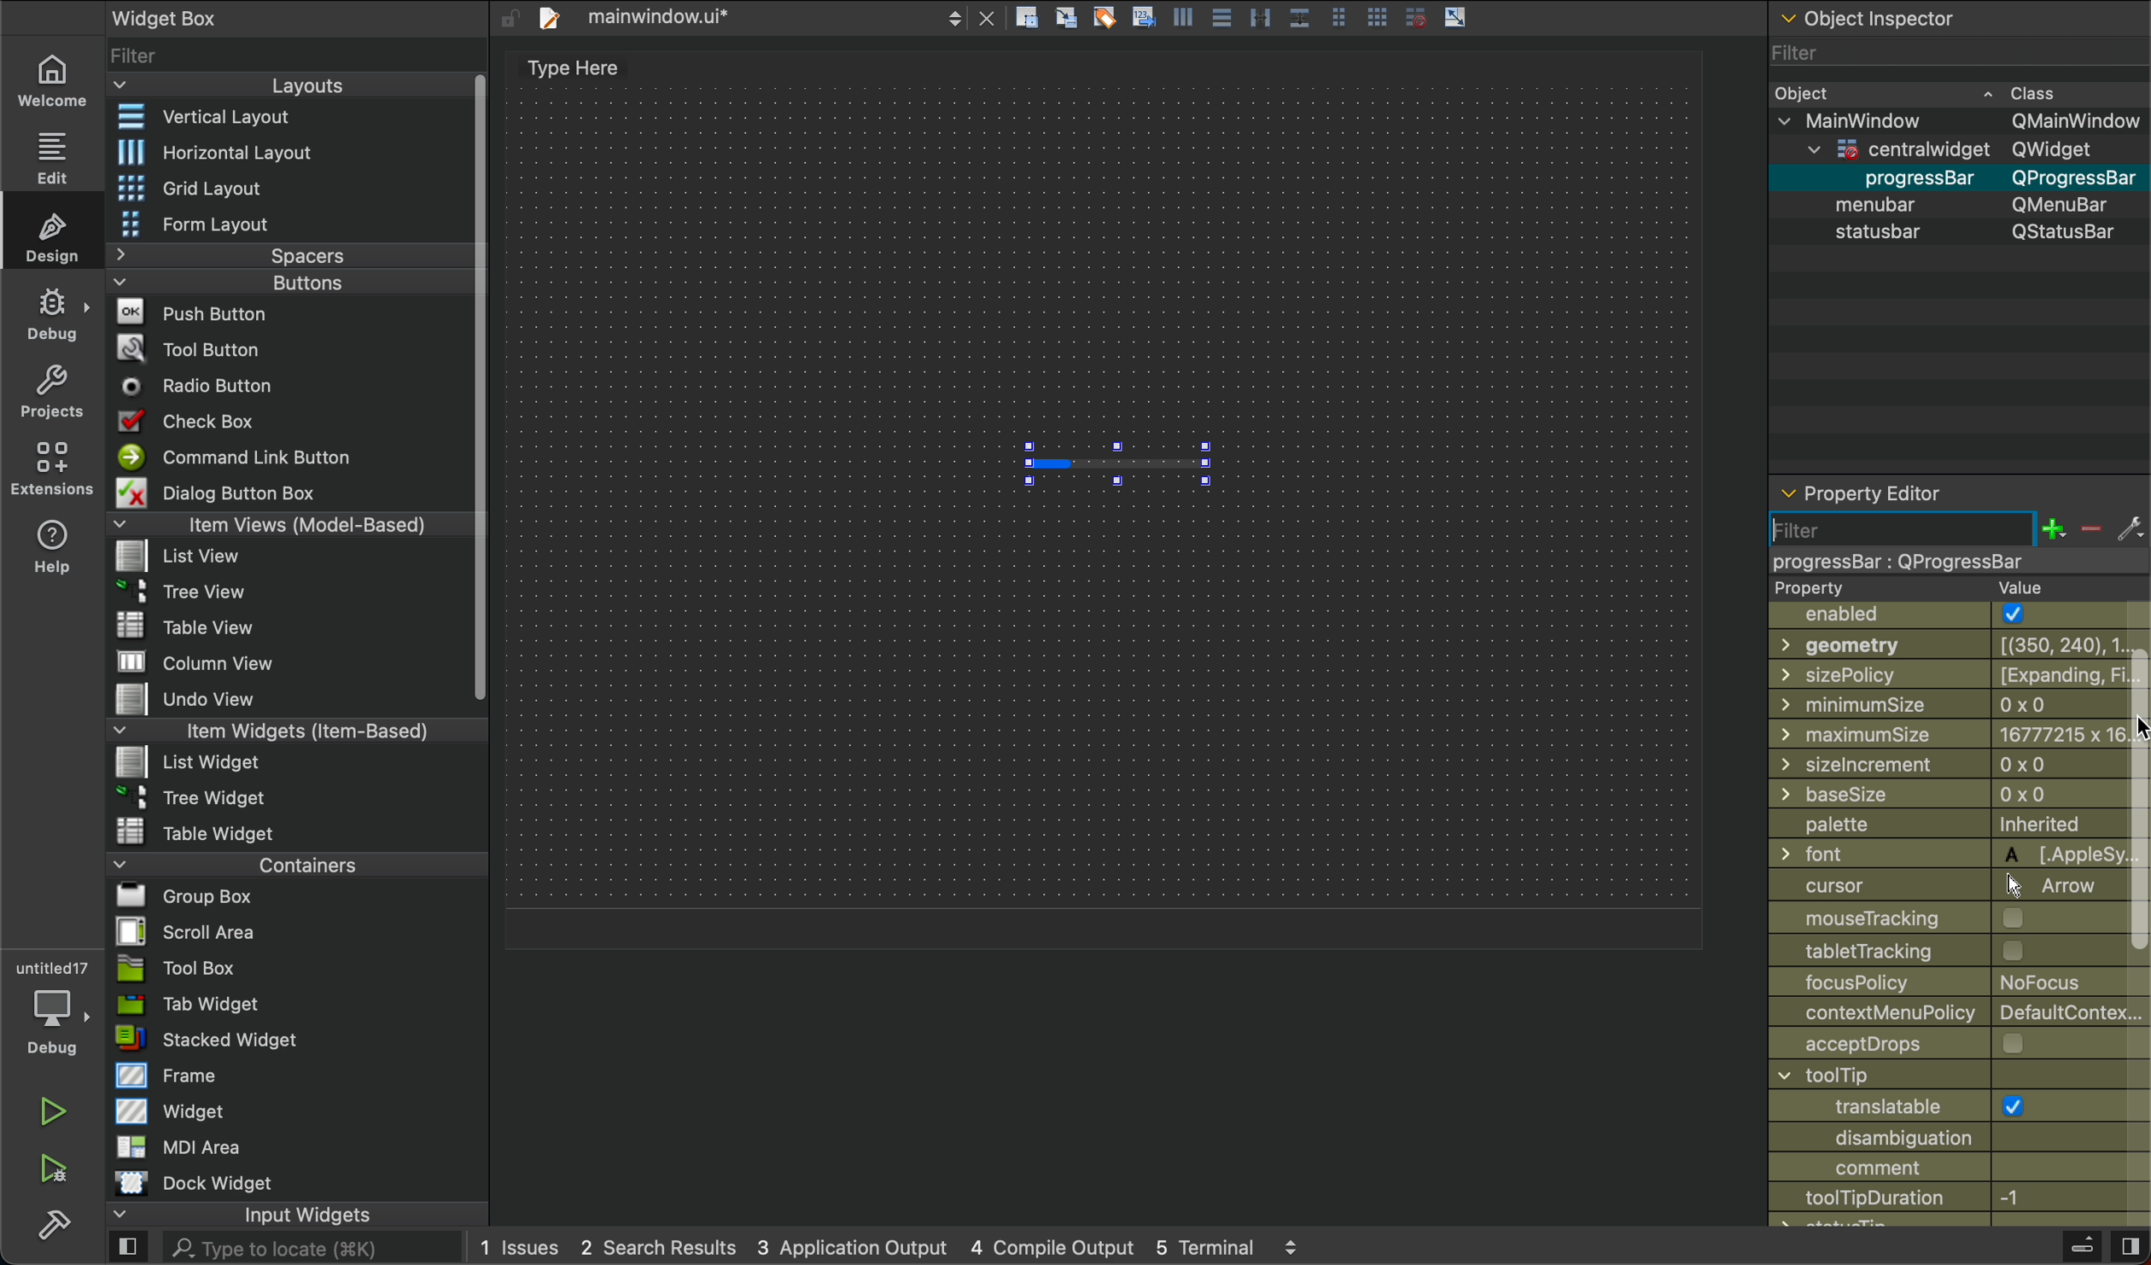  I want to click on focus policy, so click(1927, 985).